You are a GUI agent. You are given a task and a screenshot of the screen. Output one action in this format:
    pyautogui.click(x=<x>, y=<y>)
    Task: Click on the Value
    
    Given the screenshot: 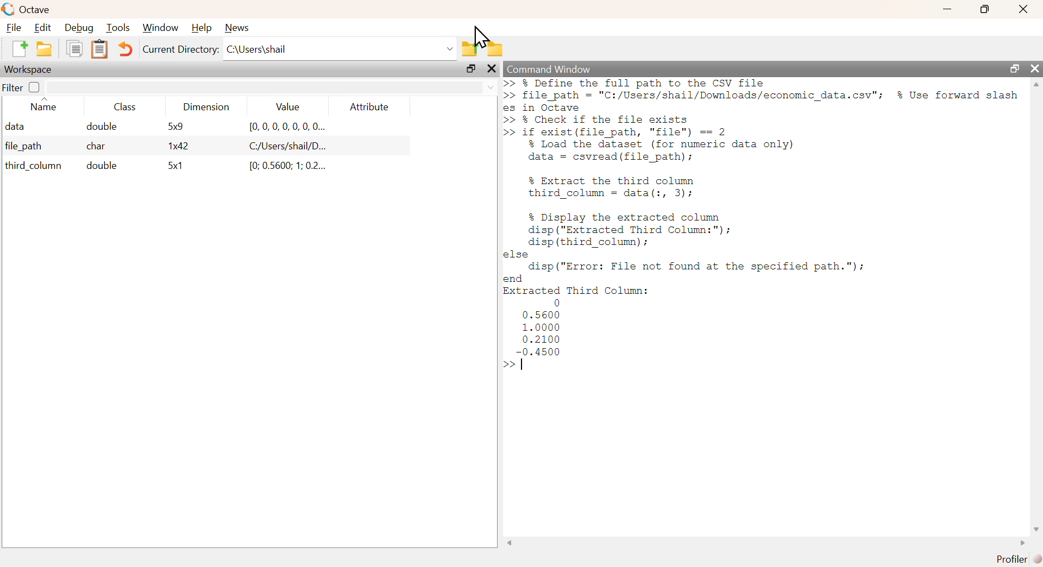 What is the action you would take?
    pyautogui.click(x=291, y=106)
    